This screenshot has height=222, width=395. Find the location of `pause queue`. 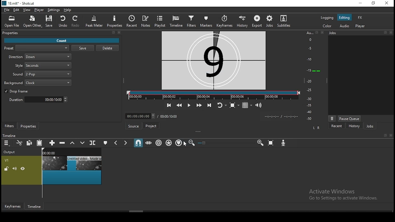

pause queue is located at coordinates (350, 118).